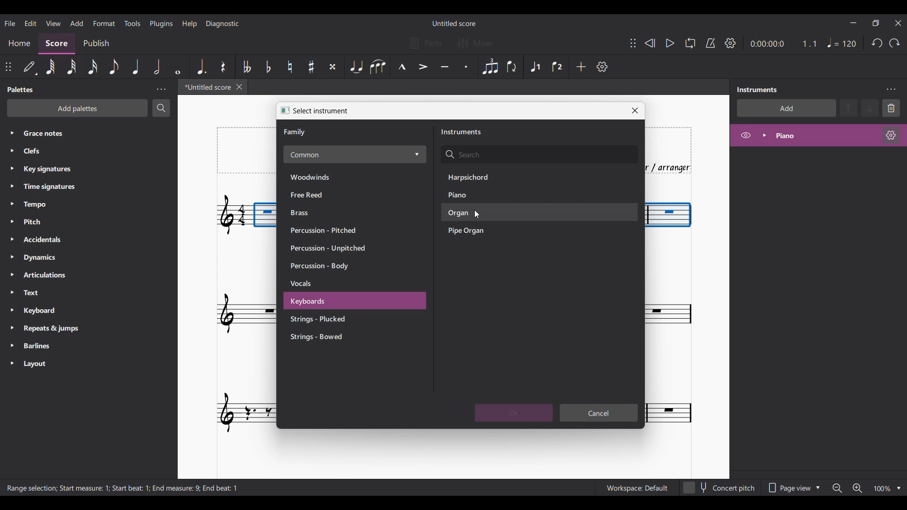 This screenshot has height=510, width=907. I want to click on Edit menu, so click(30, 23).